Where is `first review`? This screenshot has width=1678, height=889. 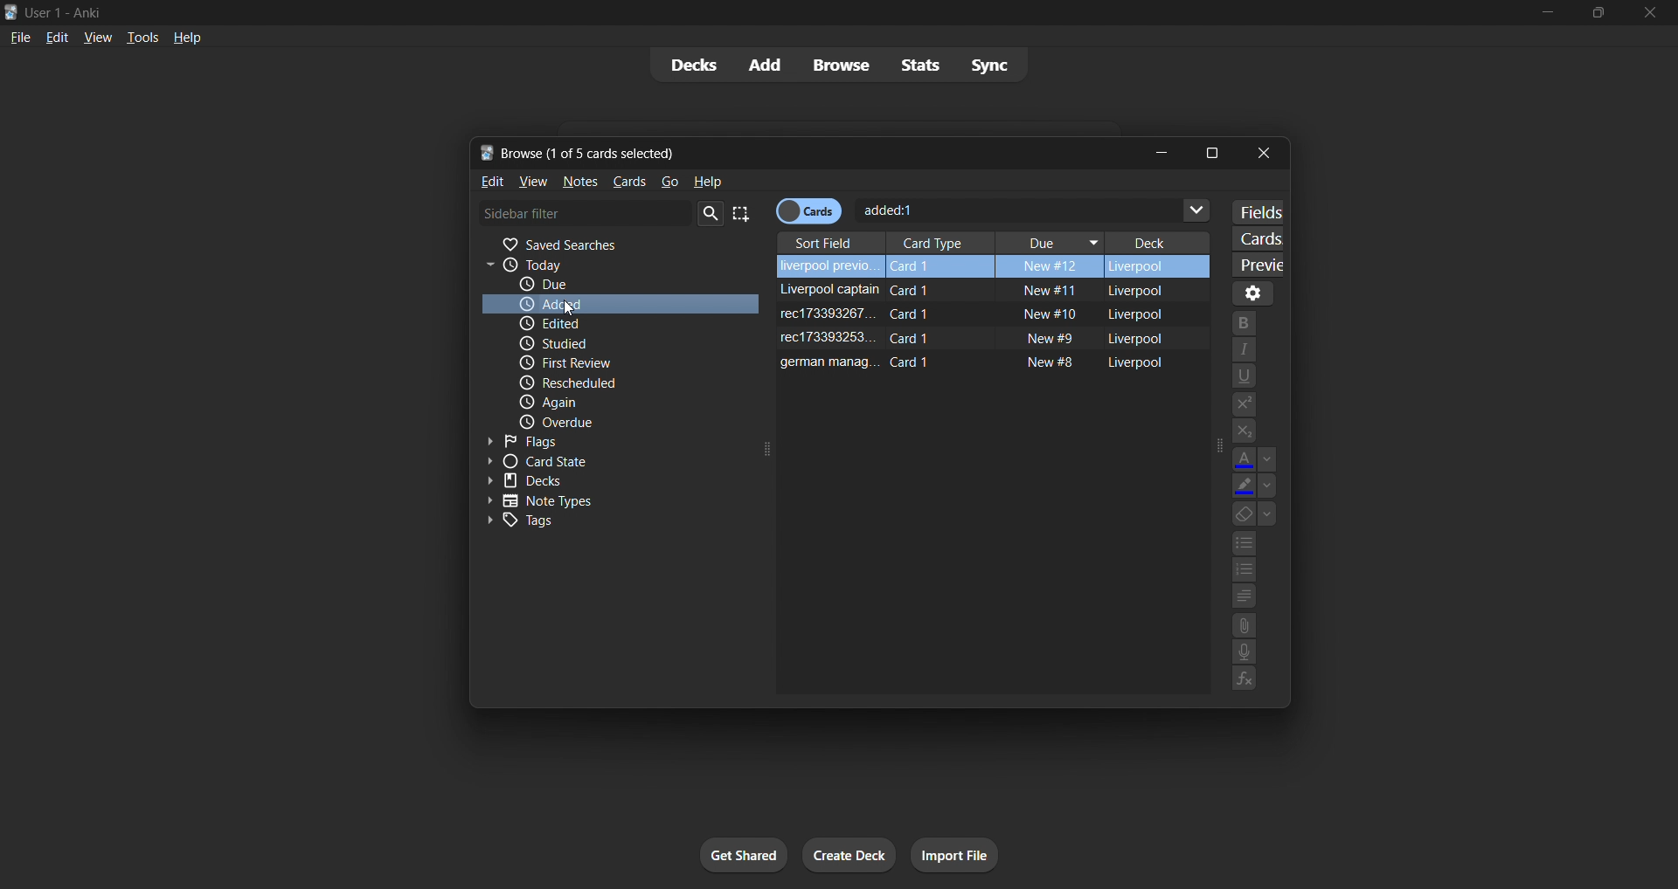 first review is located at coordinates (610, 362).